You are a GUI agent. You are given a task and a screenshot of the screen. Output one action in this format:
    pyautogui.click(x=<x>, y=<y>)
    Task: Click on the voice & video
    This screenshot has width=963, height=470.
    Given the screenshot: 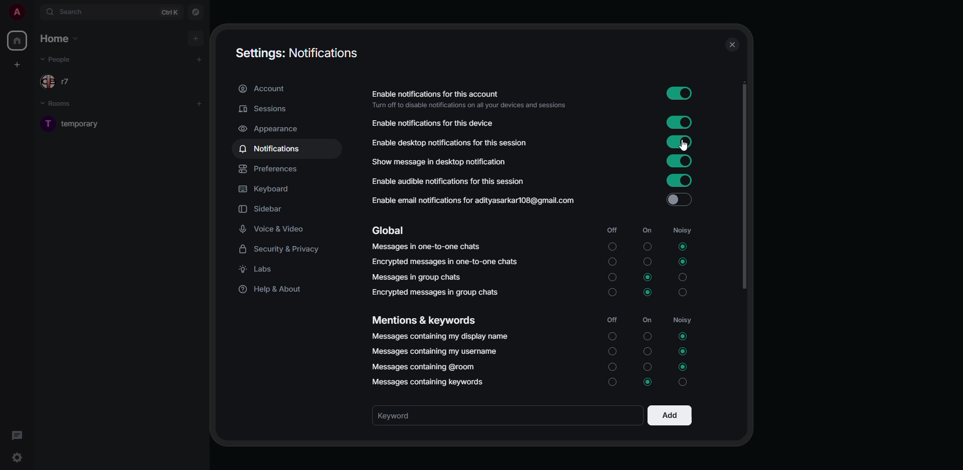 What is the action you would take?
    pyautogui.click(x=272, y=229)
    